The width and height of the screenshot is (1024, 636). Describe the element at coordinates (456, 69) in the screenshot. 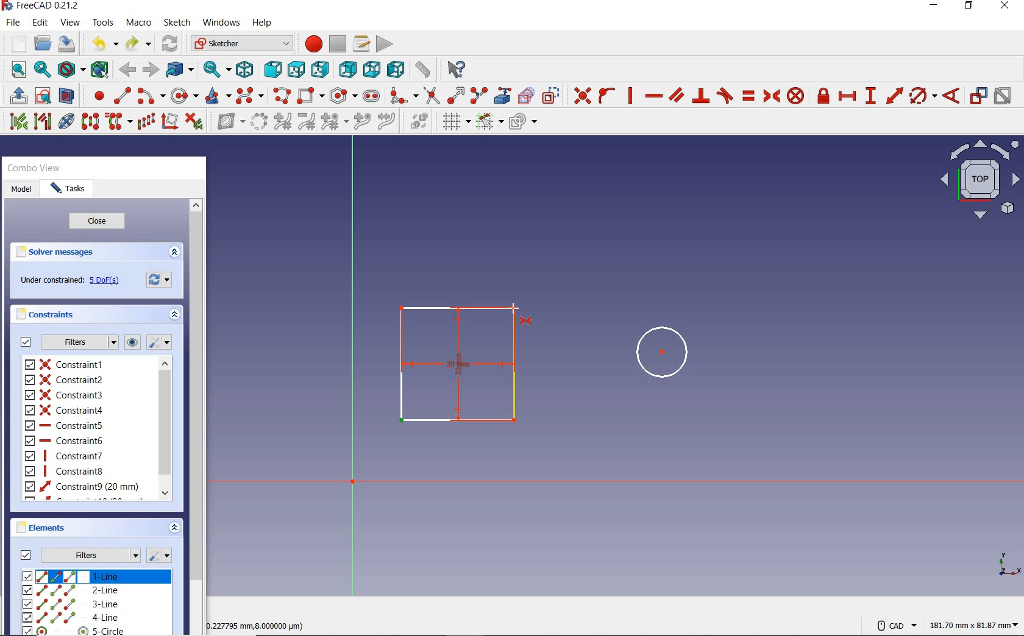

I see `what's this` at that location.